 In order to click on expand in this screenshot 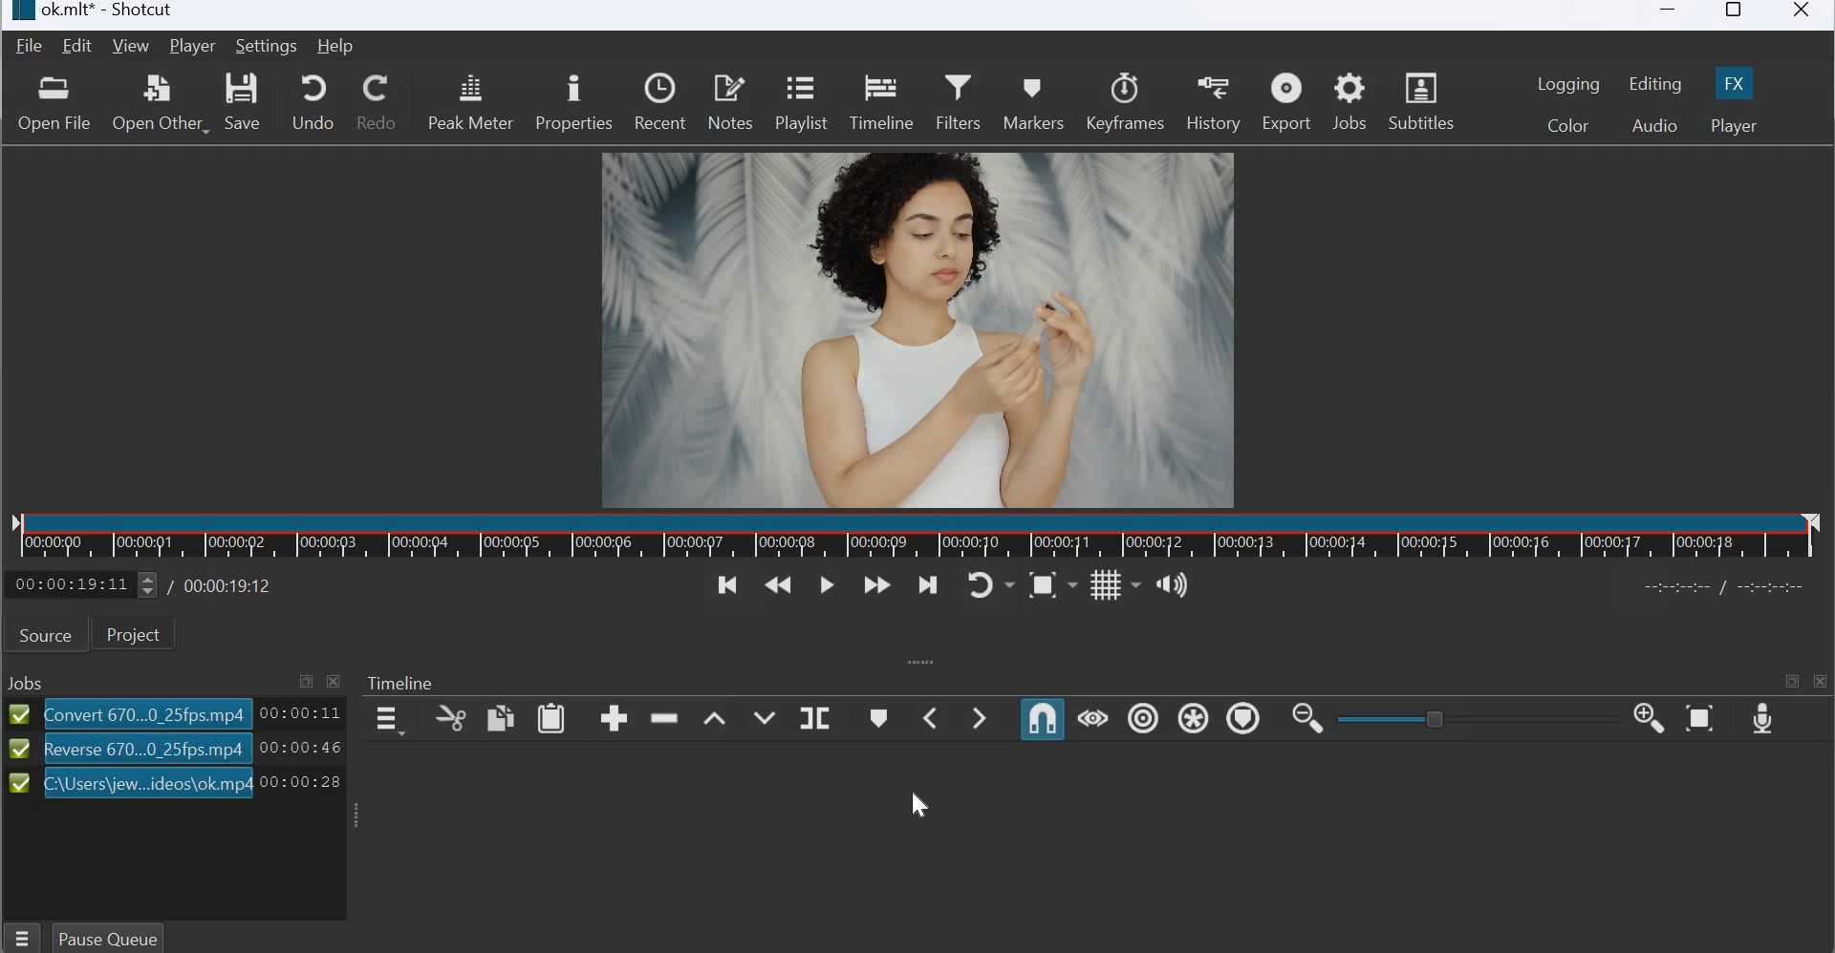, I will do `click(353, 816)`.